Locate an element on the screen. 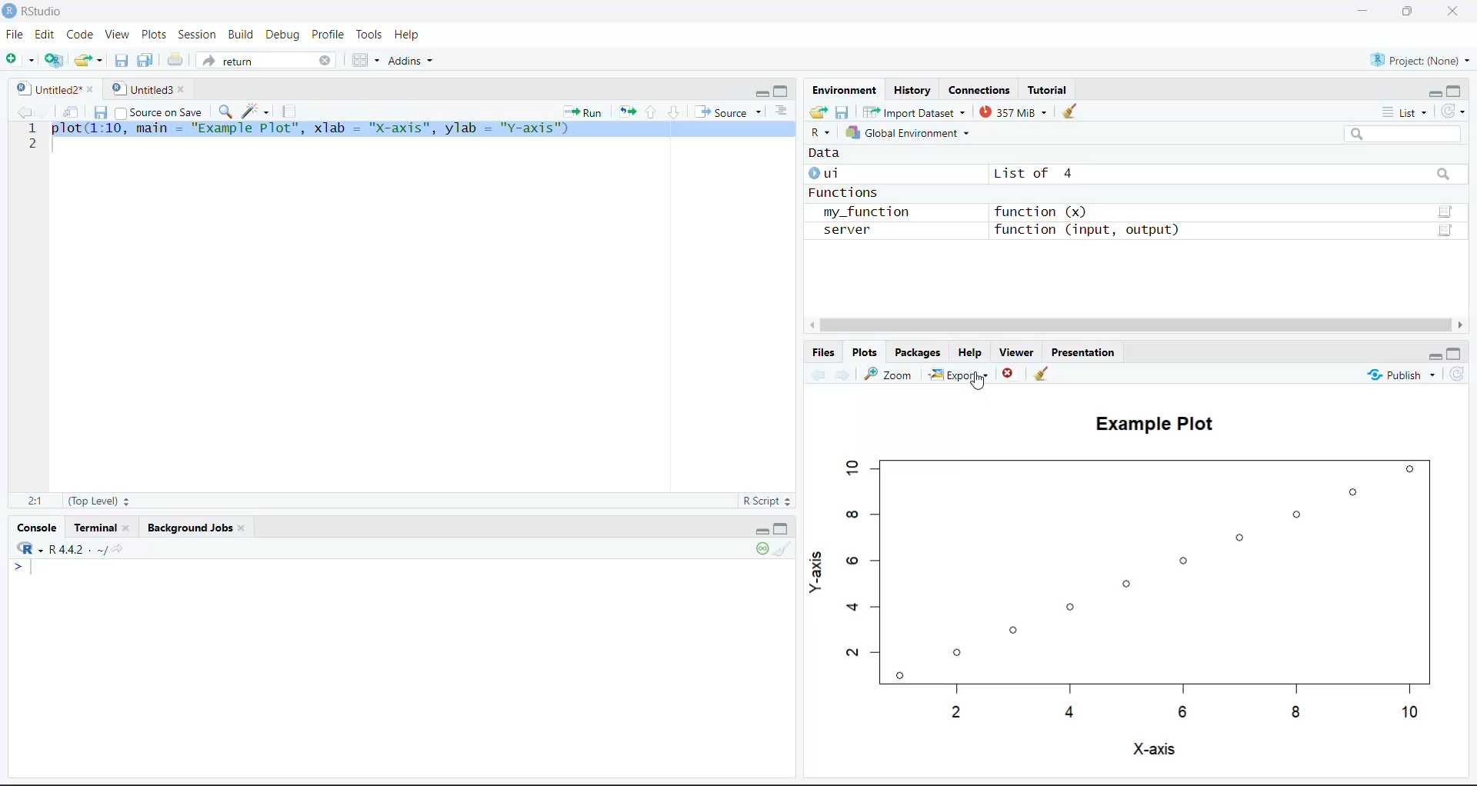 The width and height of the screenshot is (1477, 786). Prompt cursor is located at coordinates (16, 567).